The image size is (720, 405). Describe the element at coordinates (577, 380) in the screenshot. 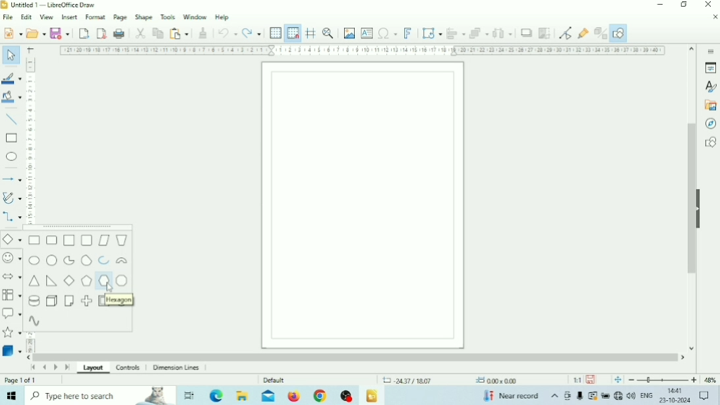

I see `Scaling factor` at that location.